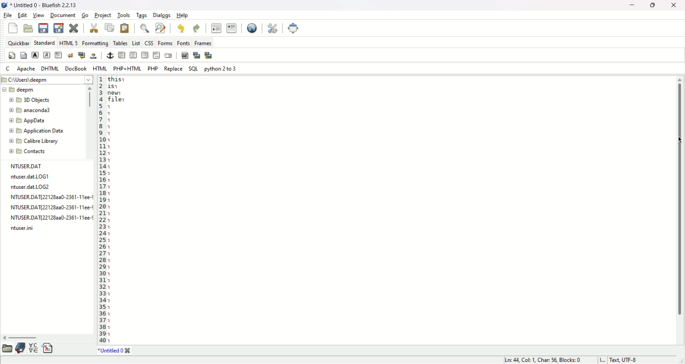  Describe the element at coordinates (70, 55) in the screenshot. I see `break` at that location.